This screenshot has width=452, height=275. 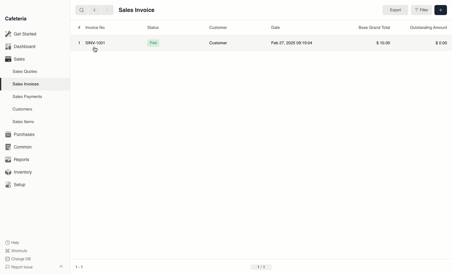 I want to click on Date, so click(x=277, y=27).